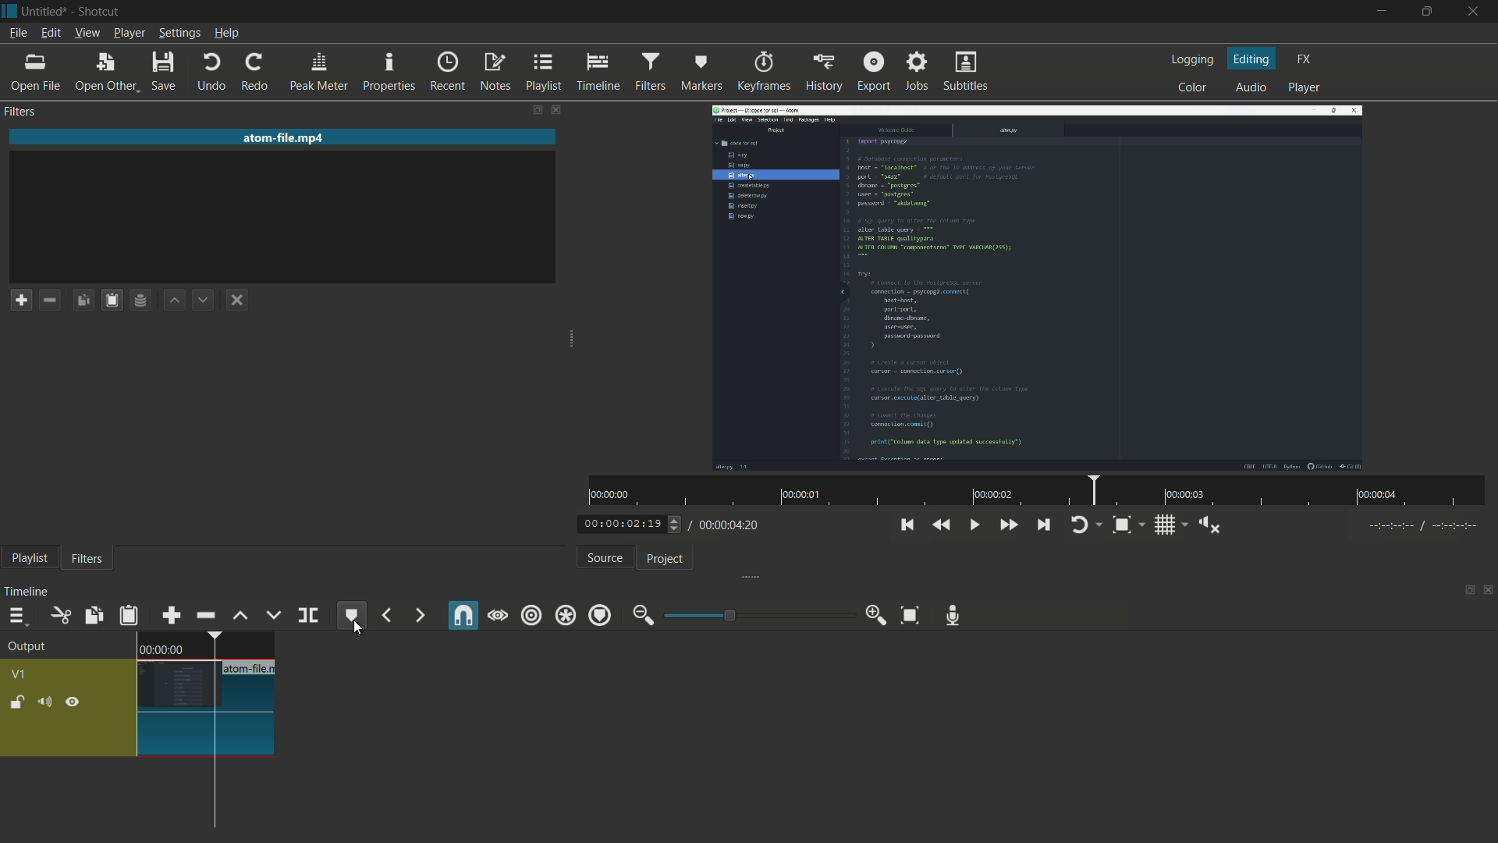 This screenshot has width=1498, height=843. Describe the element at coordinates (823, 73) in the screenshot. I see `history` at that location.